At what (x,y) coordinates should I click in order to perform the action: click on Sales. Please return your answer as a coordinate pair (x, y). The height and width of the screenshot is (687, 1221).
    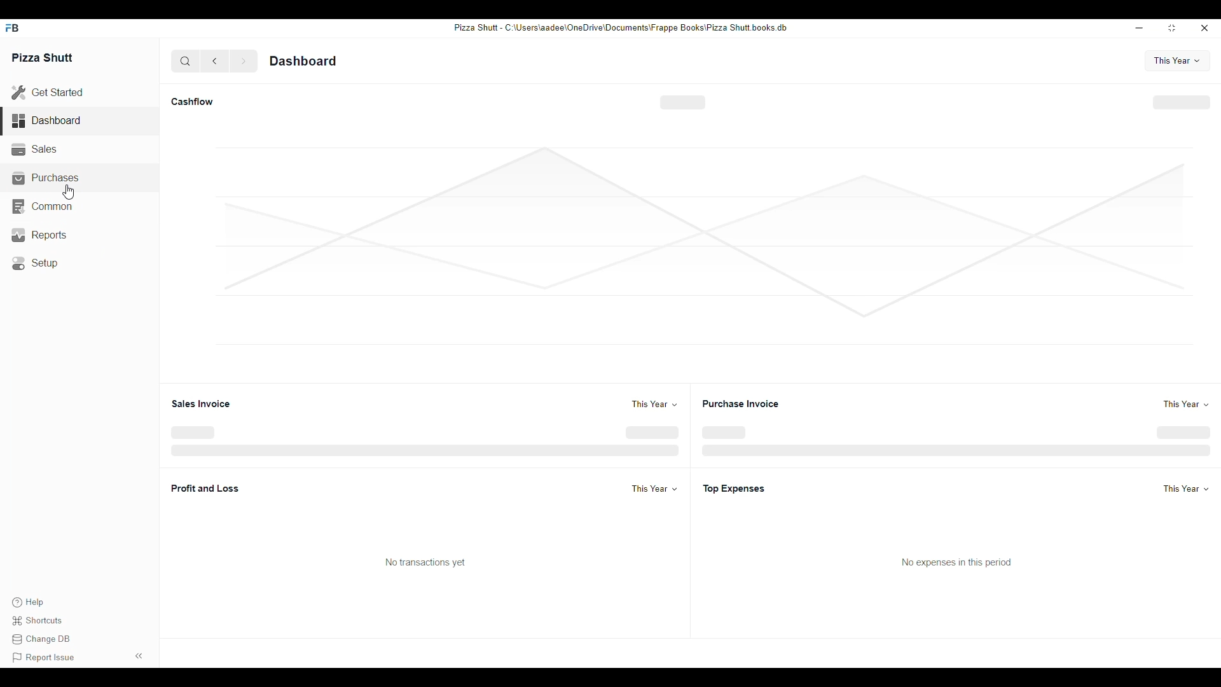
    Looking at the image, I should click on (33, 148).